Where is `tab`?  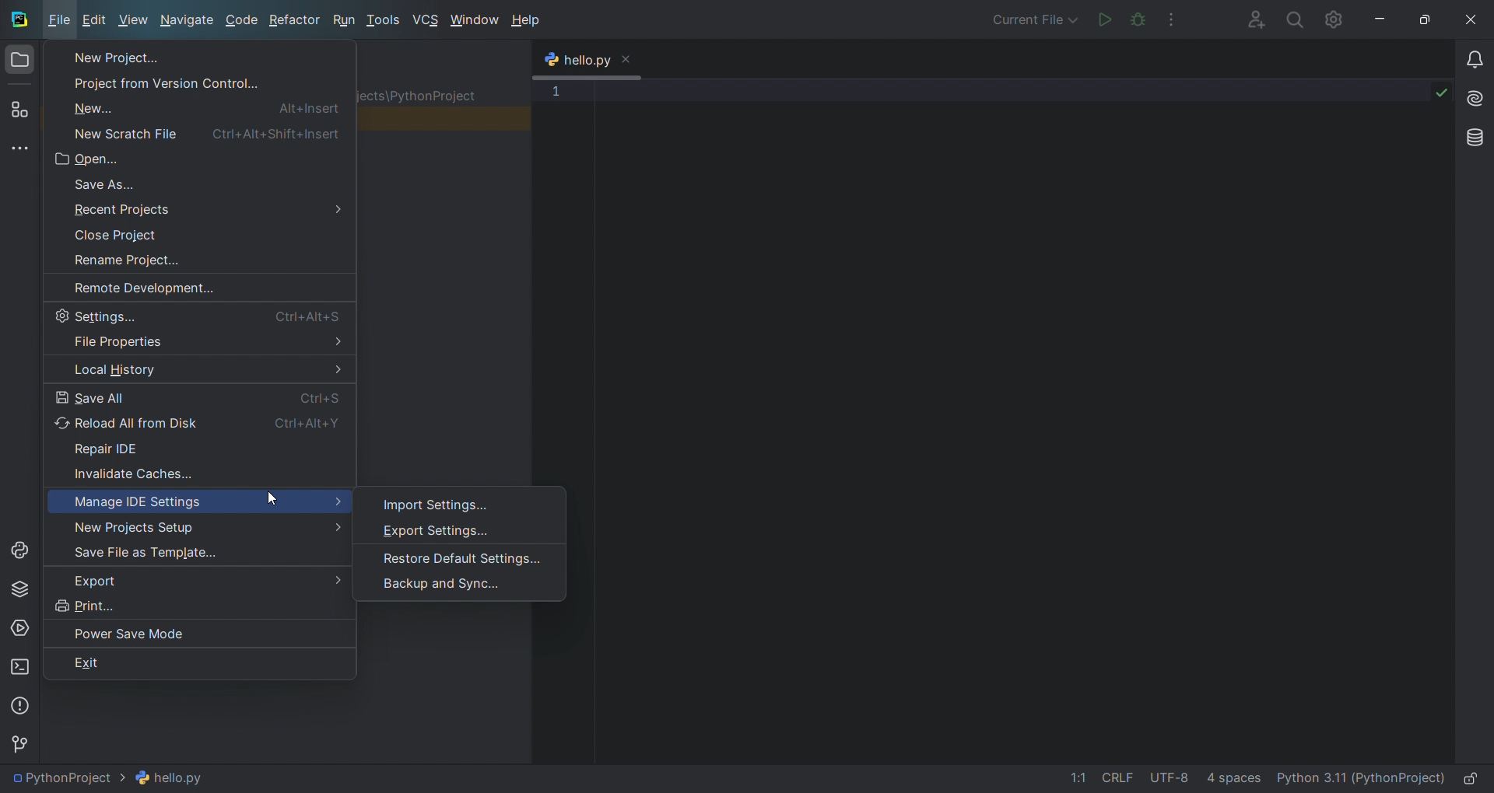 tab is located at coordinates (587, 61).